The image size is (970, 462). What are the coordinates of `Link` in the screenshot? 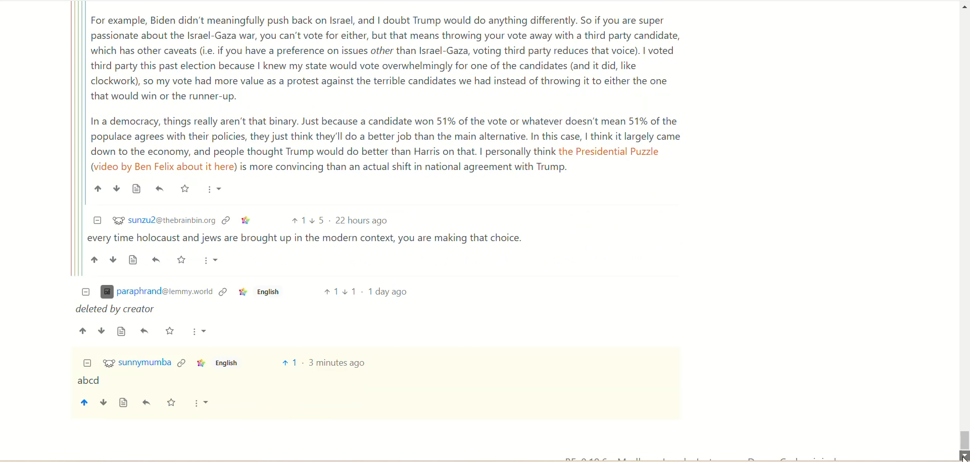 It's located at (225, 291).